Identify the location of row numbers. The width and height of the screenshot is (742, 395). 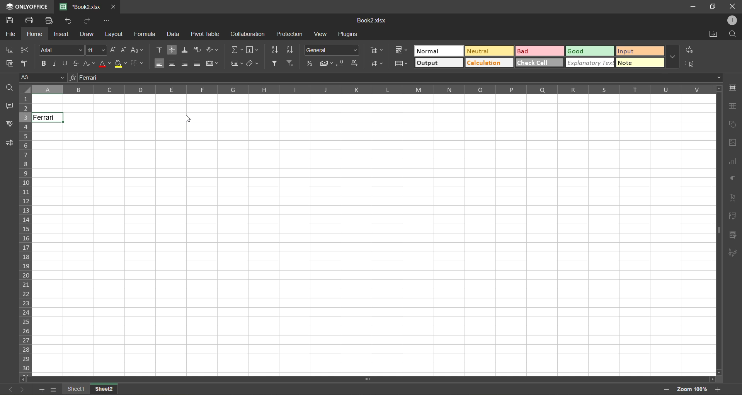
(26, 233).